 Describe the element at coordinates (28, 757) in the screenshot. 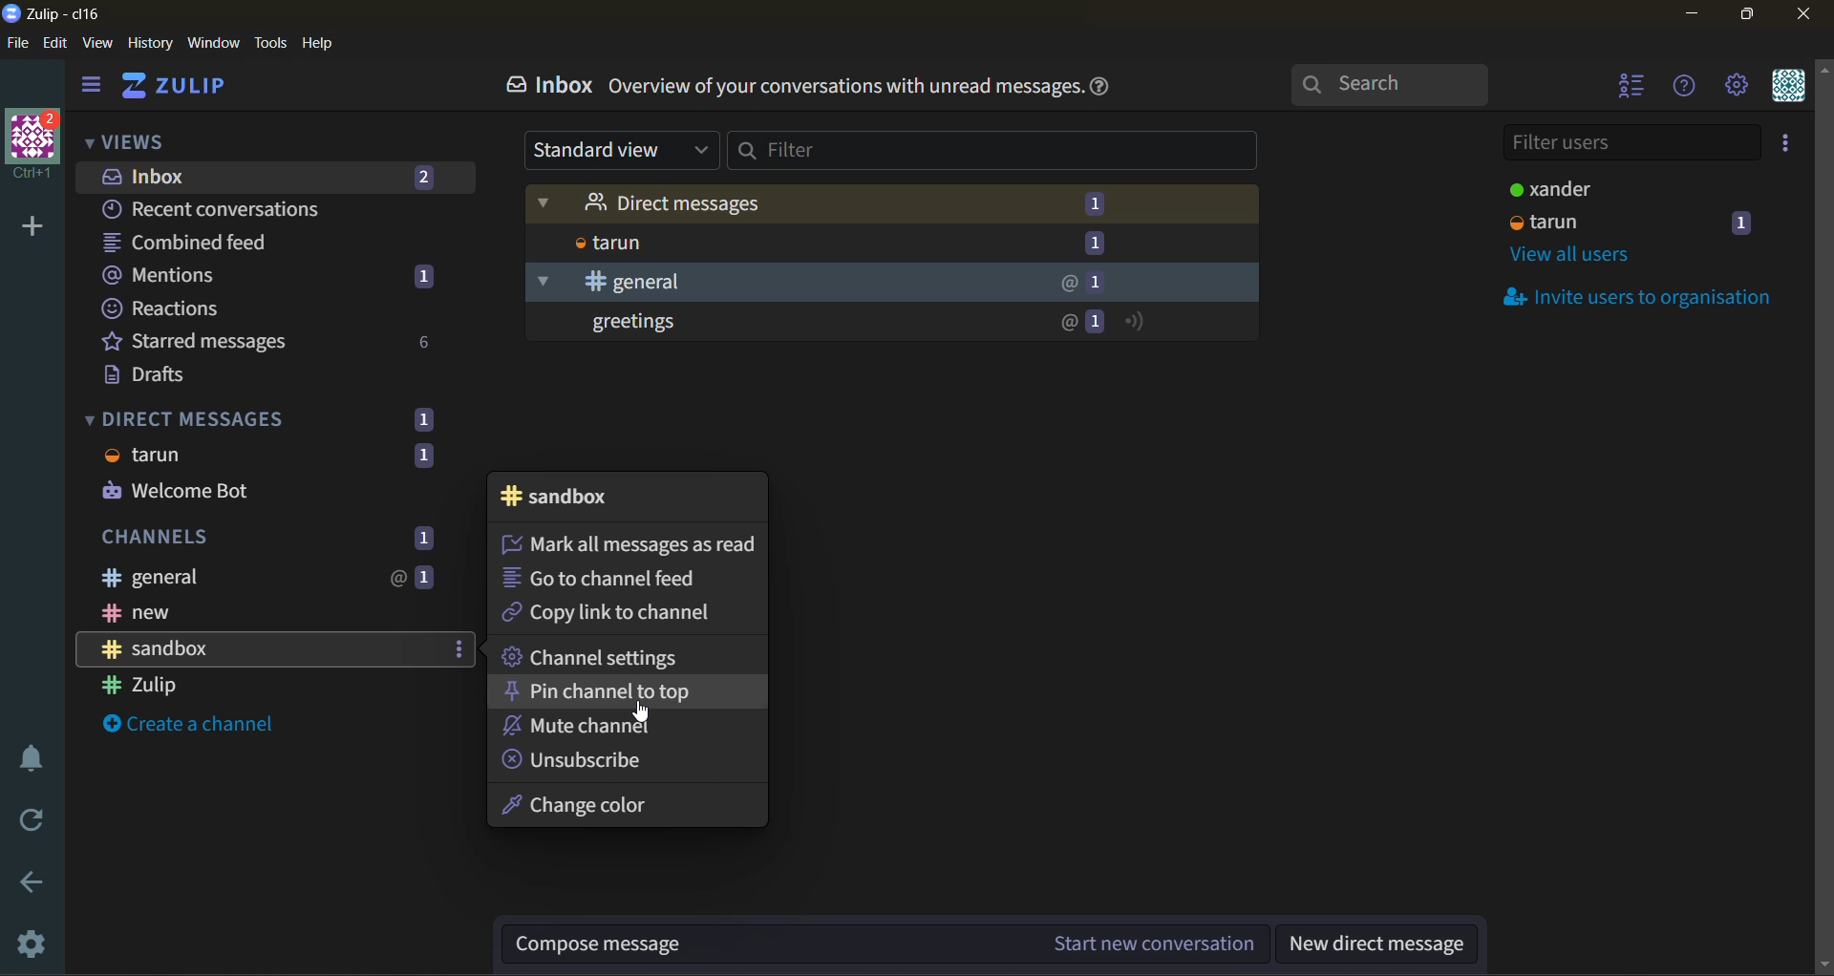

I see `enable do not disturb` at that location.